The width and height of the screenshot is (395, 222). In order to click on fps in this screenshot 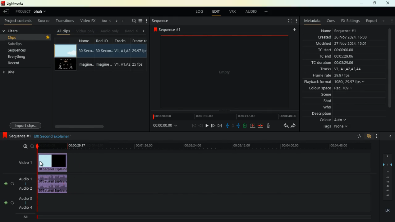, I will do `click(141, 54)`.